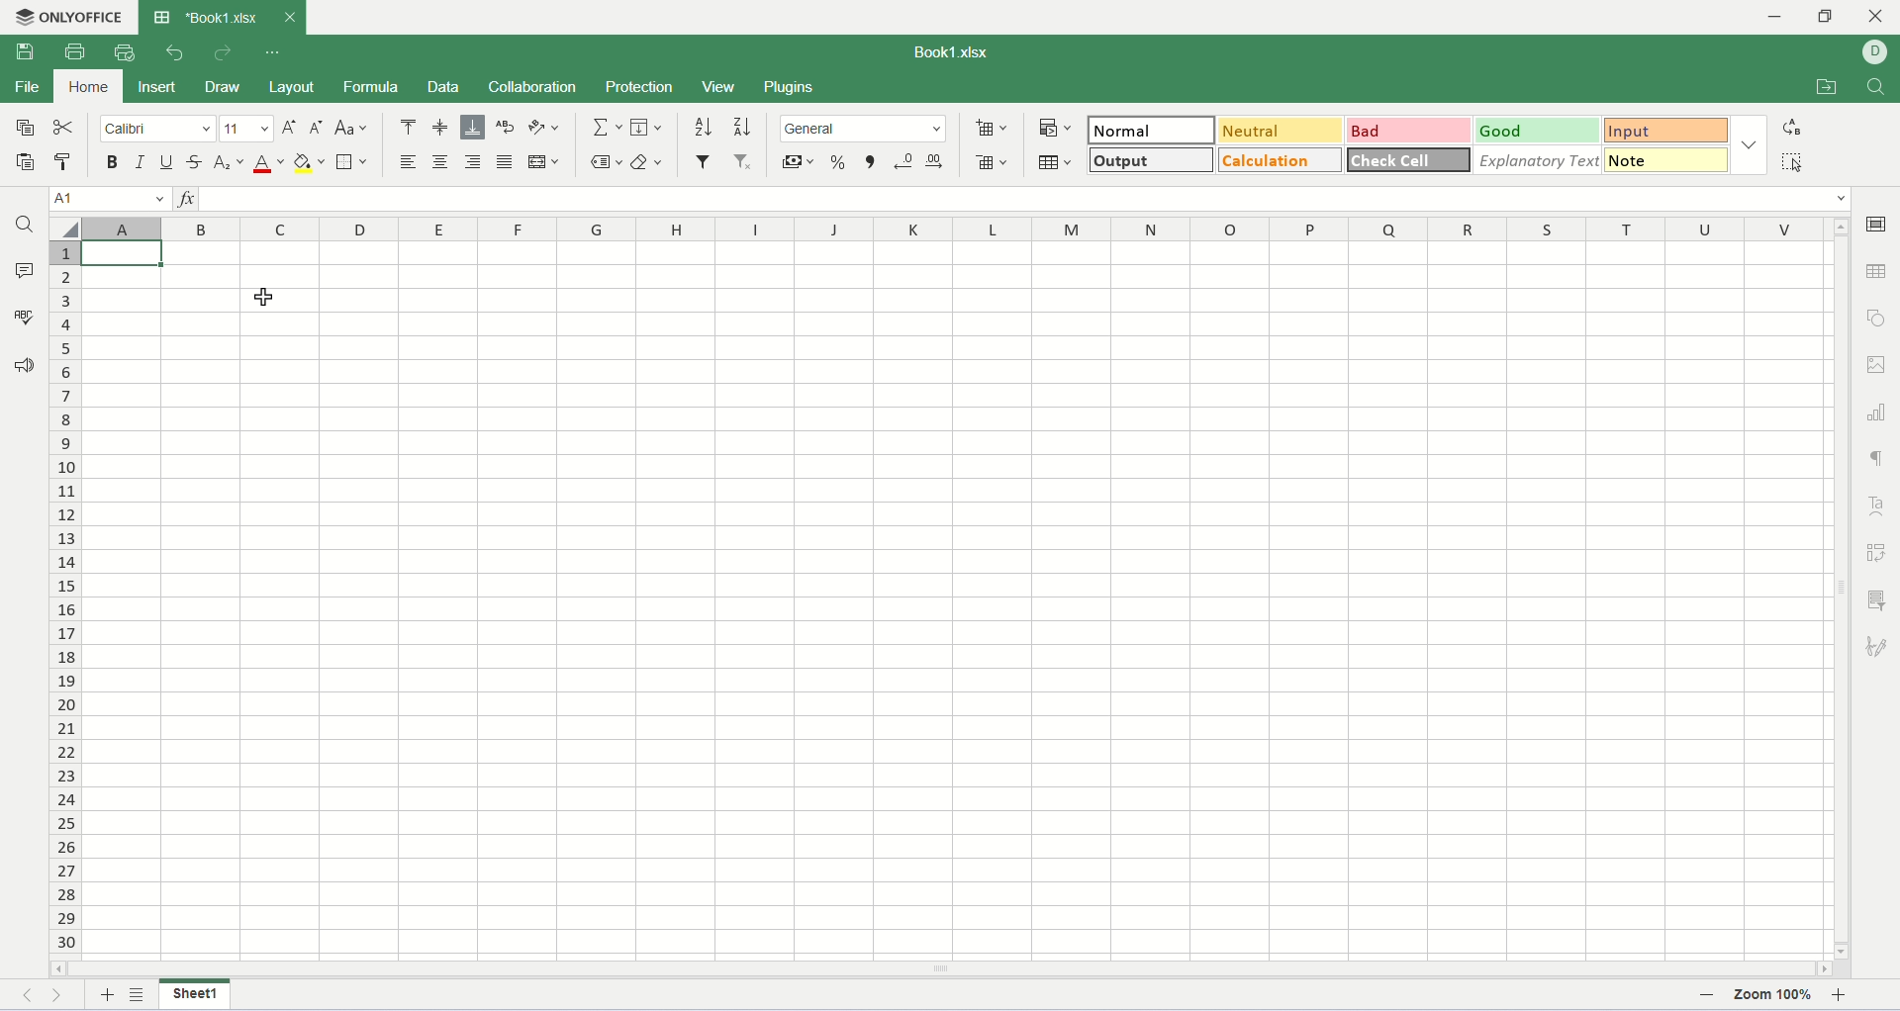  Describe the element at coordinates (1878, 456) in the screenshot. I see `paragraph settings` at that location.